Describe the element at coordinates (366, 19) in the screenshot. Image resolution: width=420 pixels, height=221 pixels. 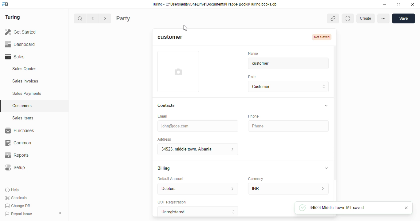
I see `create` at that location.